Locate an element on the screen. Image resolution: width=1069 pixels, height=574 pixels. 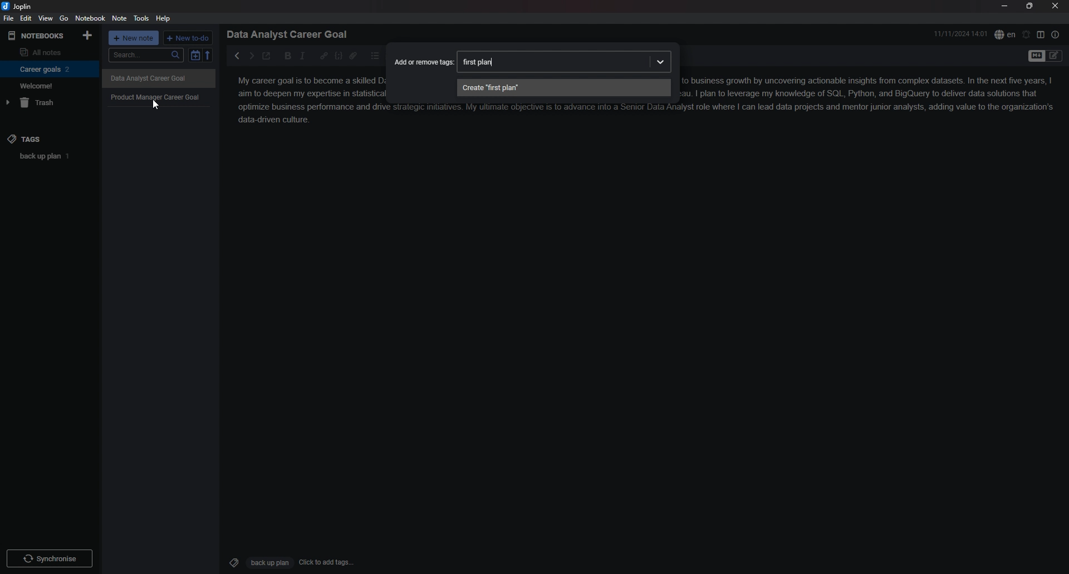
view is located at coordinates (46, 18).